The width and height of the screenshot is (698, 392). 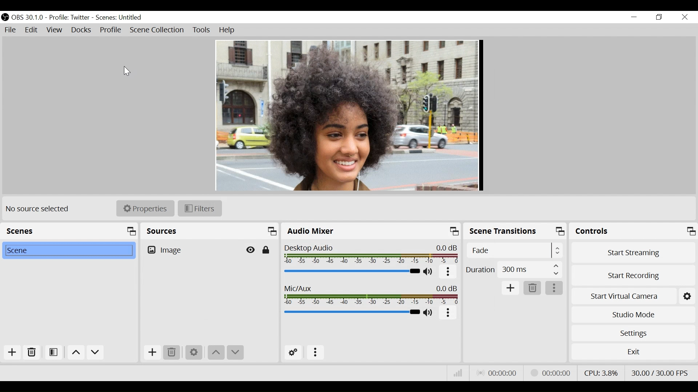 What do you see at coordinates (145, 209) in the screenshot?
I see `Properties` at bounding box center [145, 209].